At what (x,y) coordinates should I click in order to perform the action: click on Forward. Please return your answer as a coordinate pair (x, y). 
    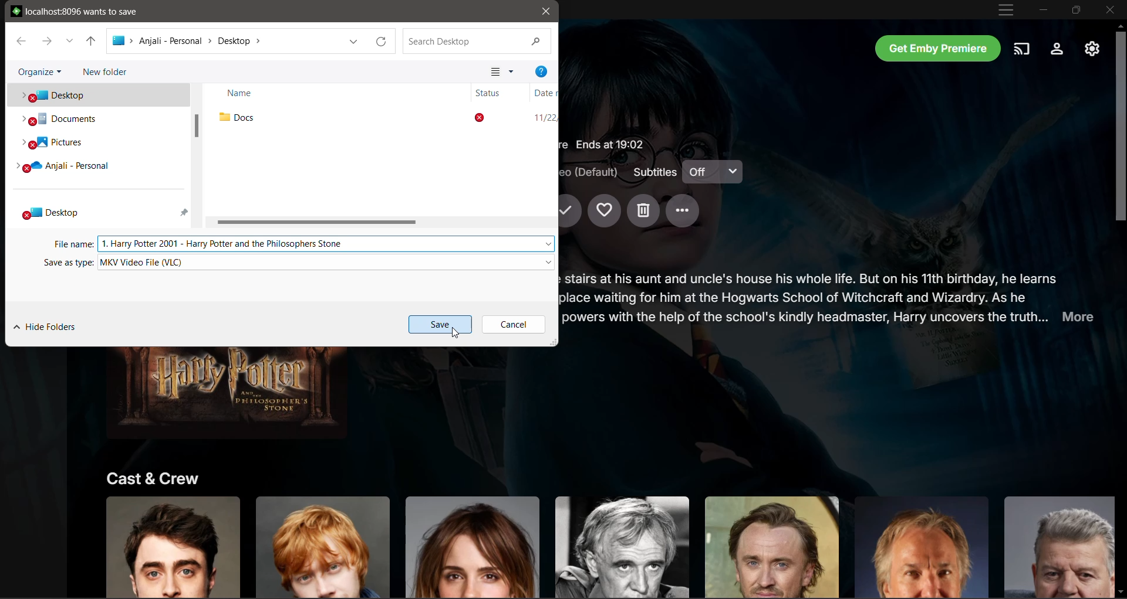
    Looking at the image, I should click on (46, 42).